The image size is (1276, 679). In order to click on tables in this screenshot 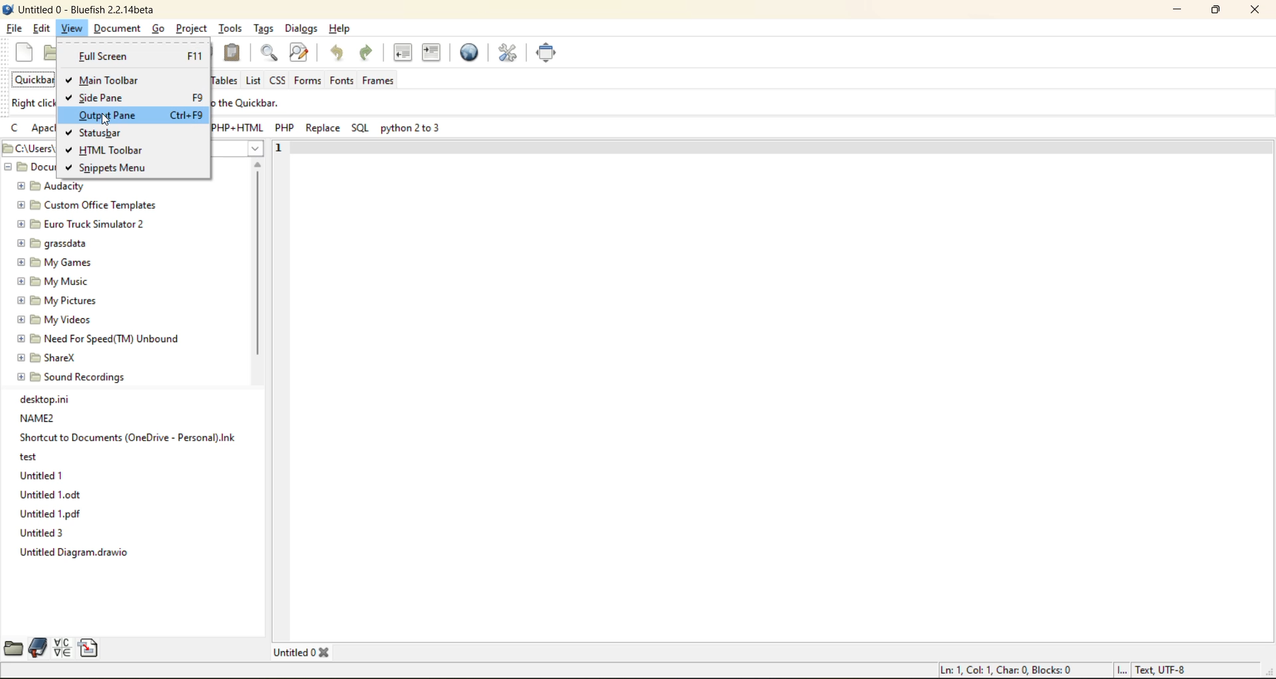, I will do `click(224, 80)`.